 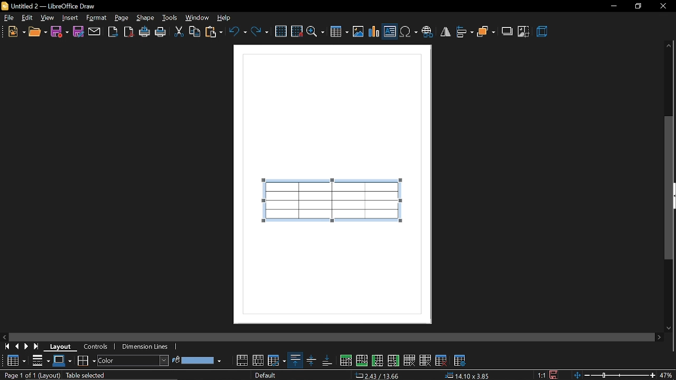 I want to click on previous page, so click(x=17, y=347).